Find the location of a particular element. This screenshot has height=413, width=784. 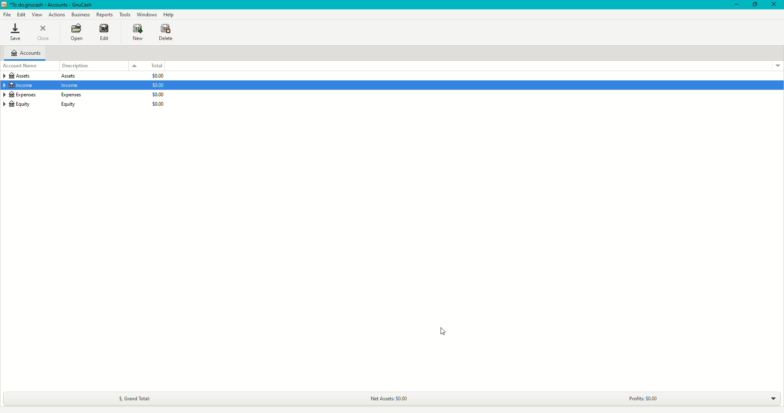

Description is located at coordinates (78, 65).